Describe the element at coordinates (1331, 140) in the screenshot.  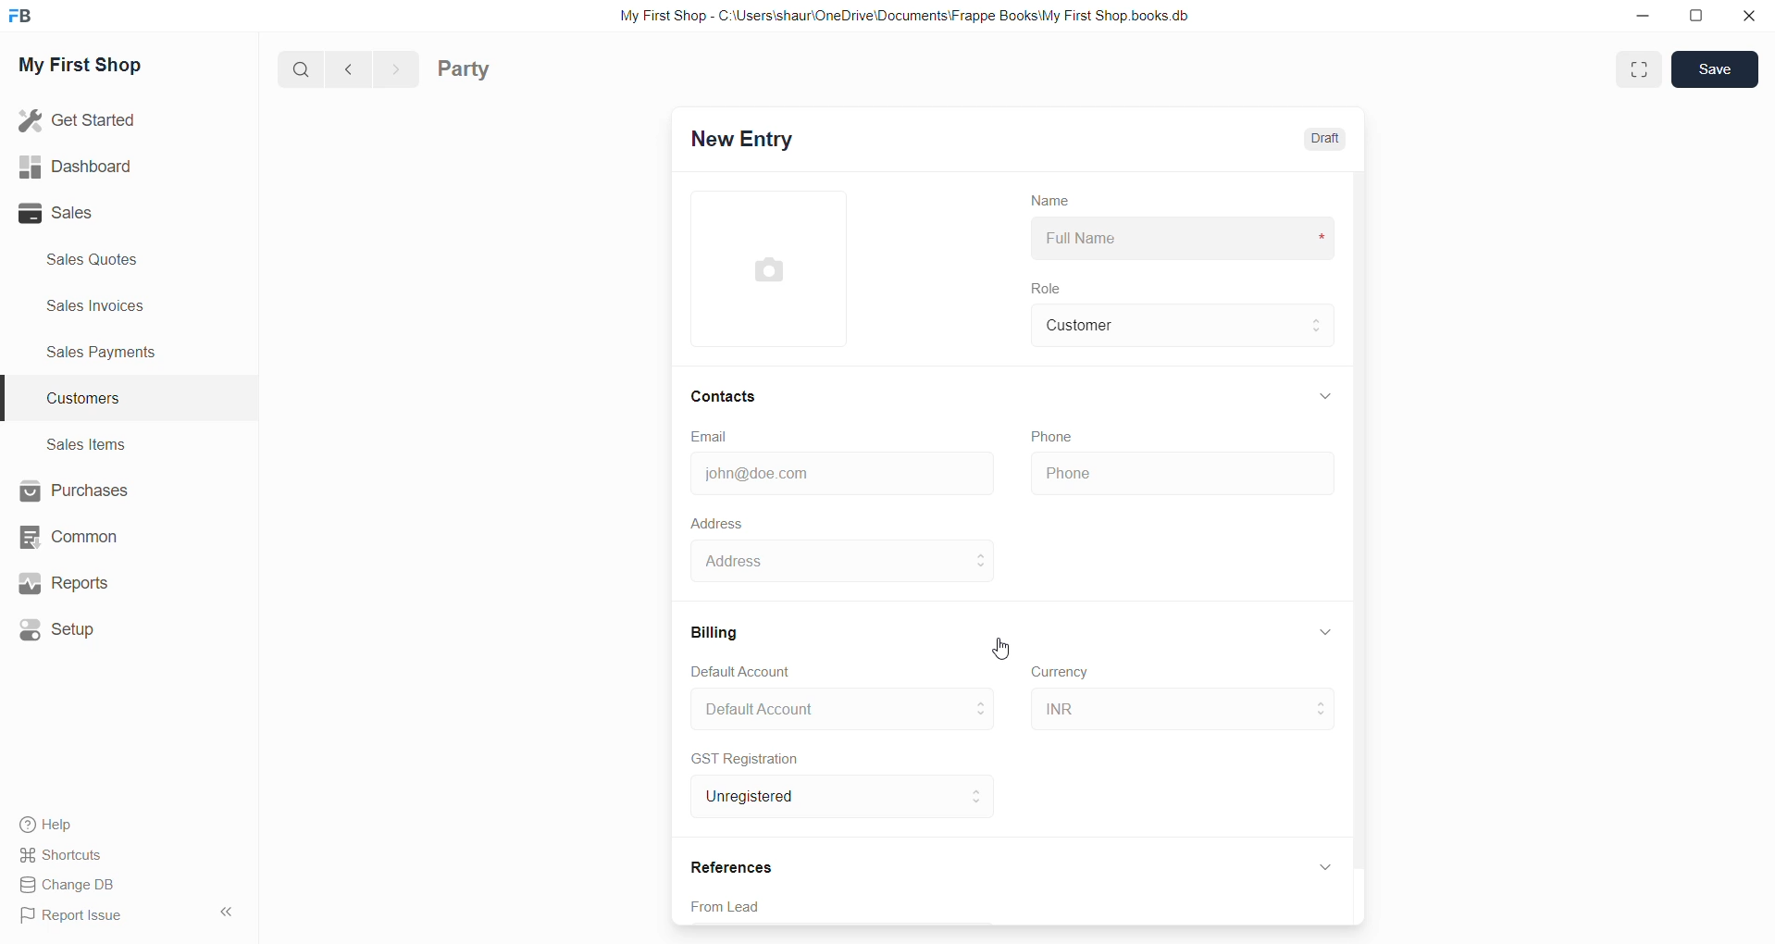
I see `Draft` at that location.